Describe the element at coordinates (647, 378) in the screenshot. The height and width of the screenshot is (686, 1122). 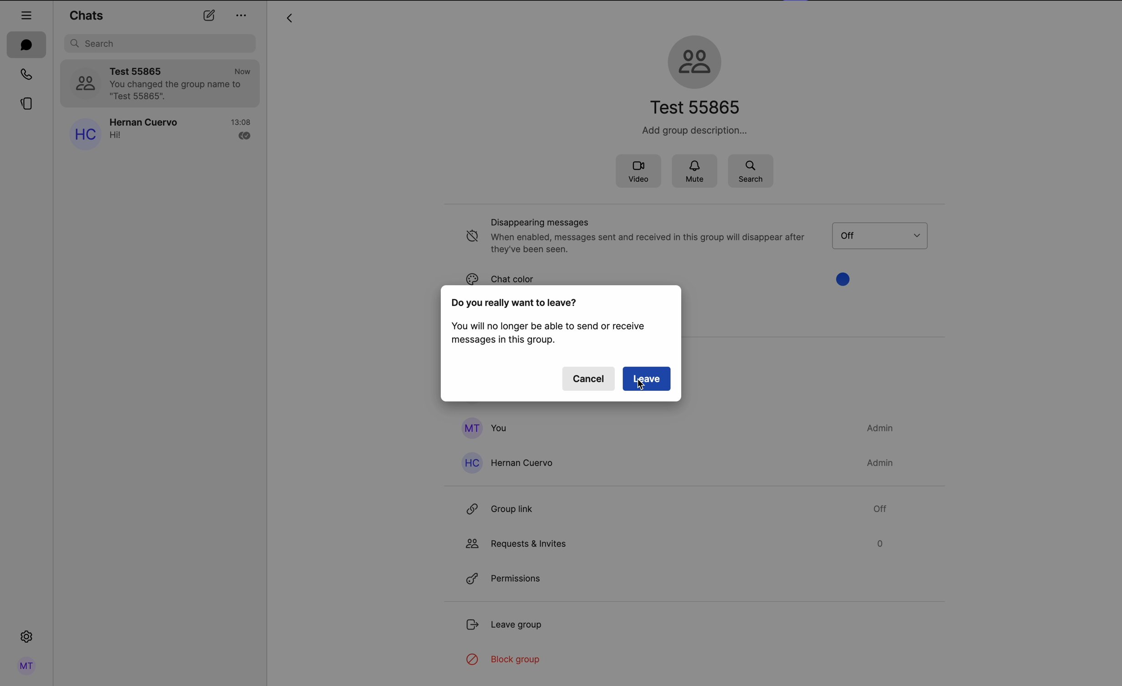
I see `click on leave button` at that location.